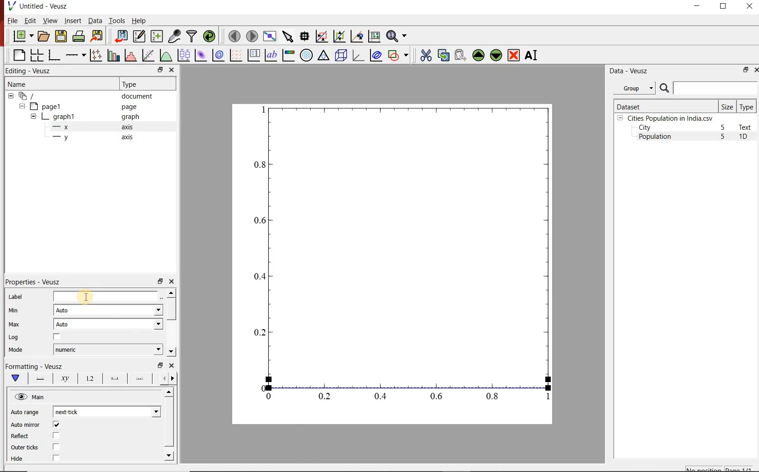  Describe the element at coordinates (116, 20) in the screenshot. I see `Tools` at that location.